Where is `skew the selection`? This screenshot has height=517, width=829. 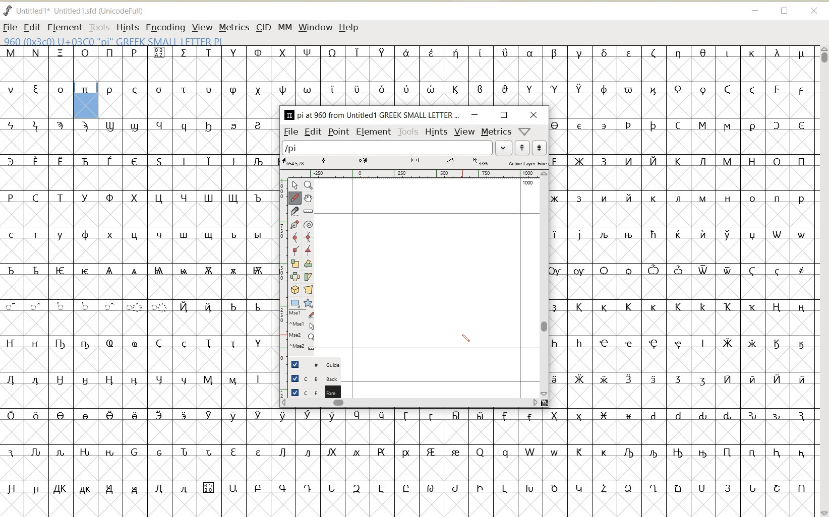 skew the selection is located at coordinates (309, 277).